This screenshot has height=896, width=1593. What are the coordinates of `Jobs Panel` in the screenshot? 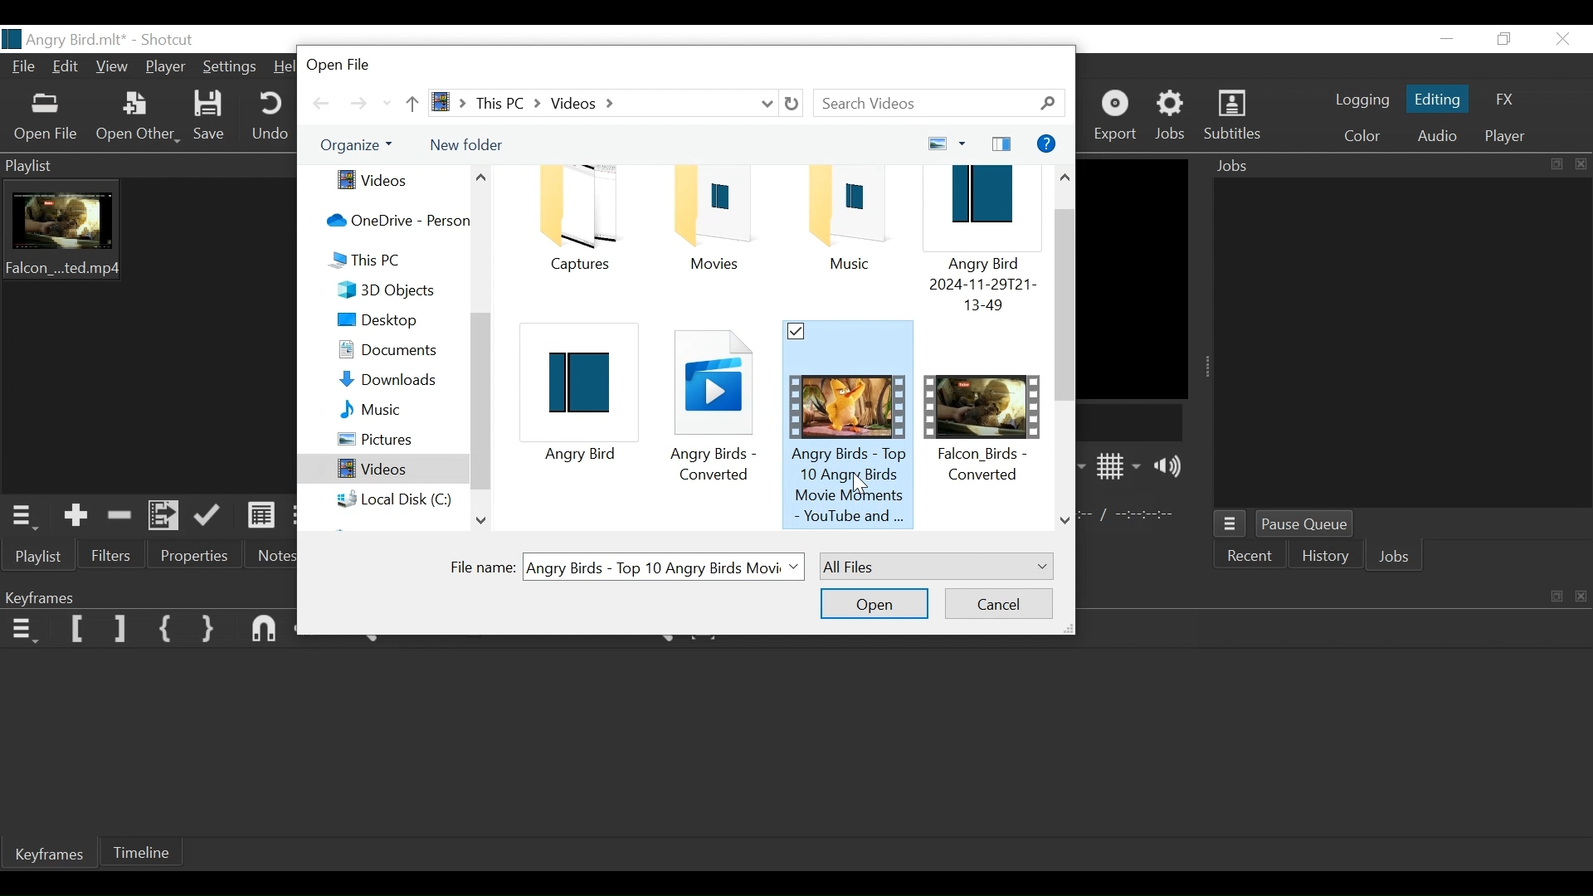 It's located at (1401, 341).